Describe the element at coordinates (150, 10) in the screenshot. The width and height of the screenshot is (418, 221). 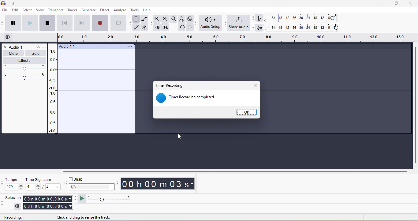
I see `help` at that location.